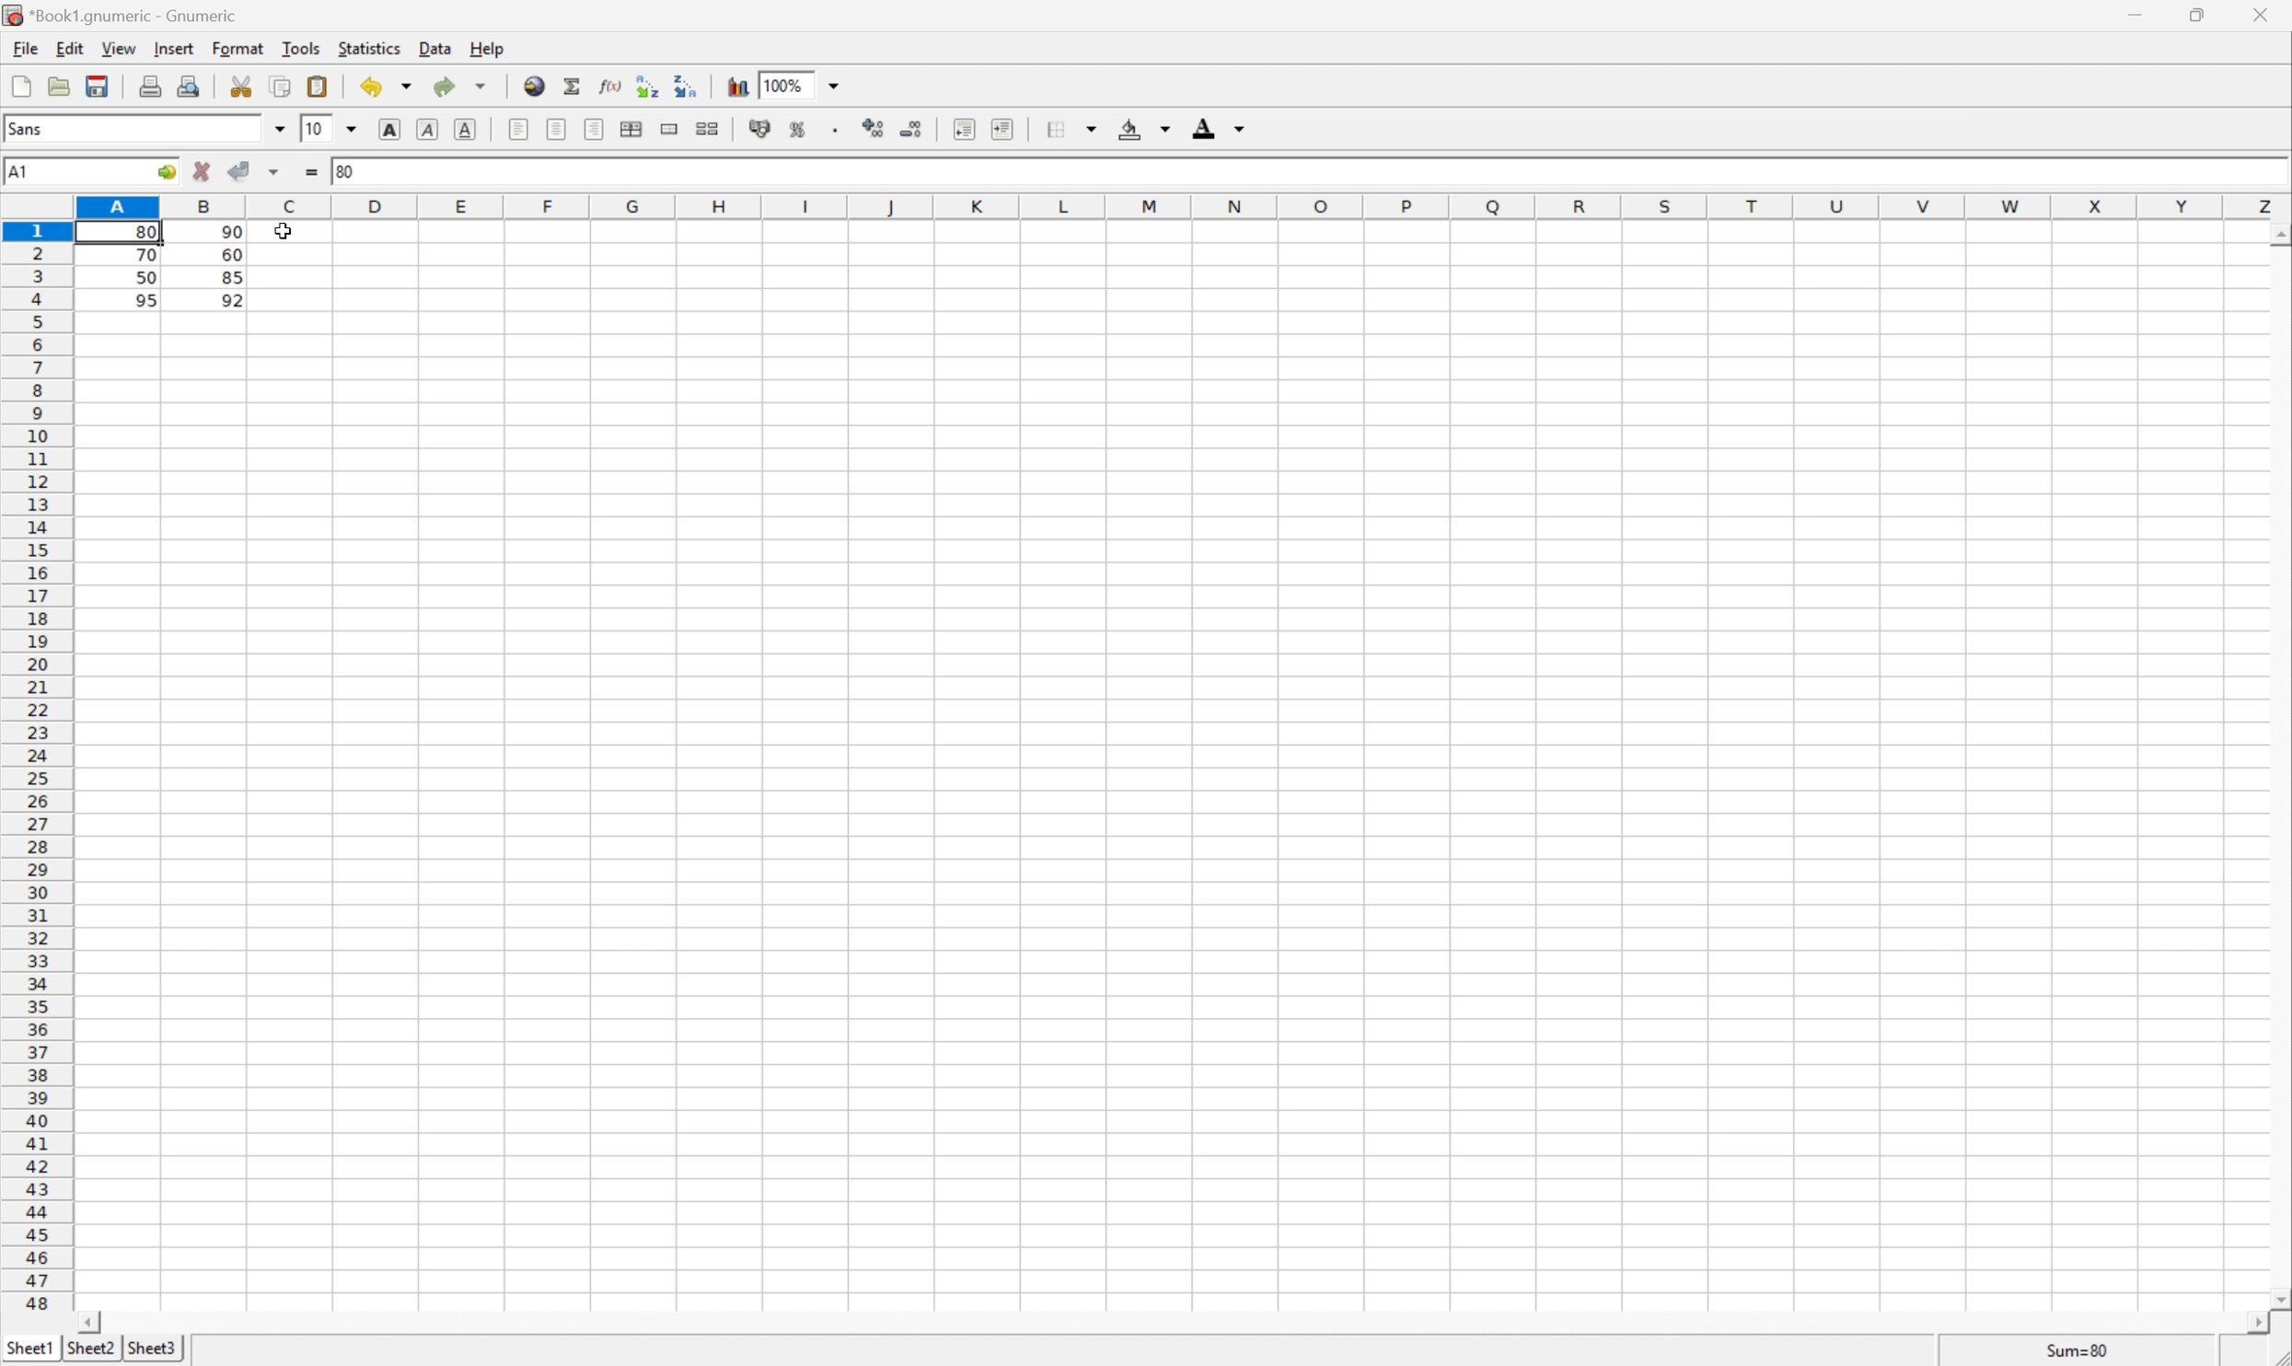 The width and height of the screenshot is (2292, 1366). Describe the element at coordinates (353, 171) in the screenshot. I see `80` at that location.